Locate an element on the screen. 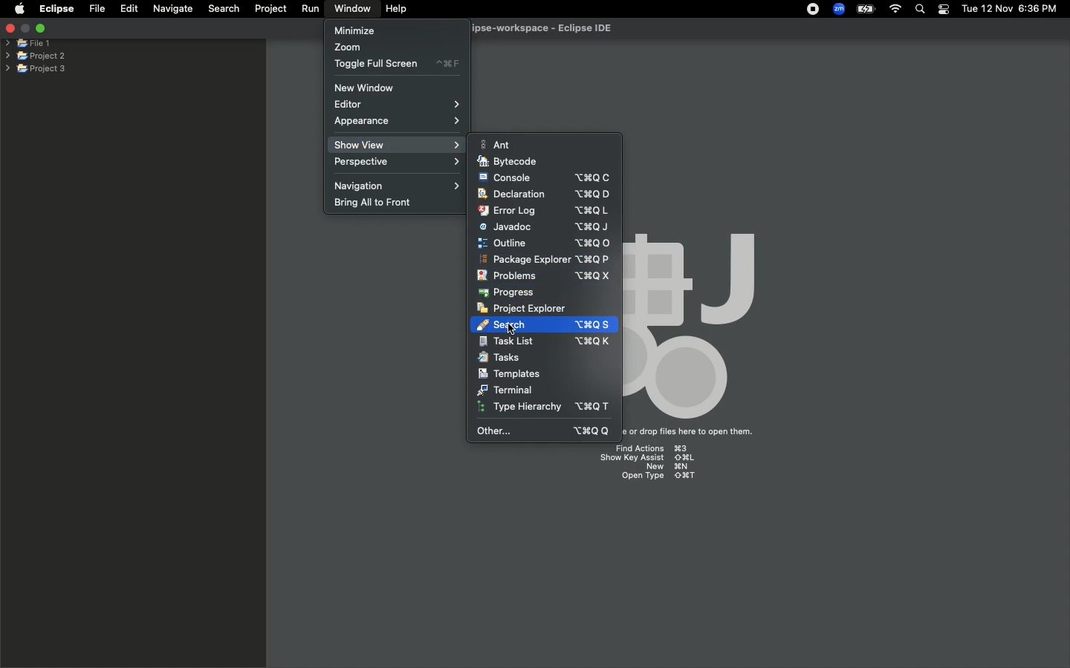 This screenshot has width=1070, height=668. Problems is located at coordinates (543, 276).